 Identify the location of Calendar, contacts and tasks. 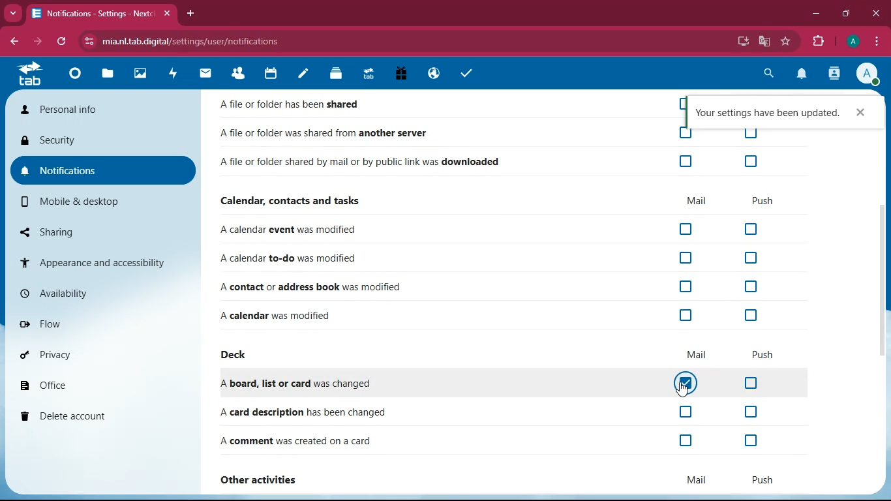
(298, 198).